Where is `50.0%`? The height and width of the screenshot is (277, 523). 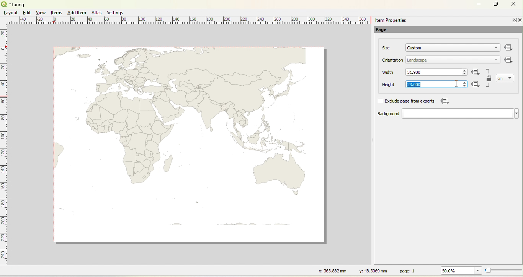 50.0% is located at coordinates (460, 270).